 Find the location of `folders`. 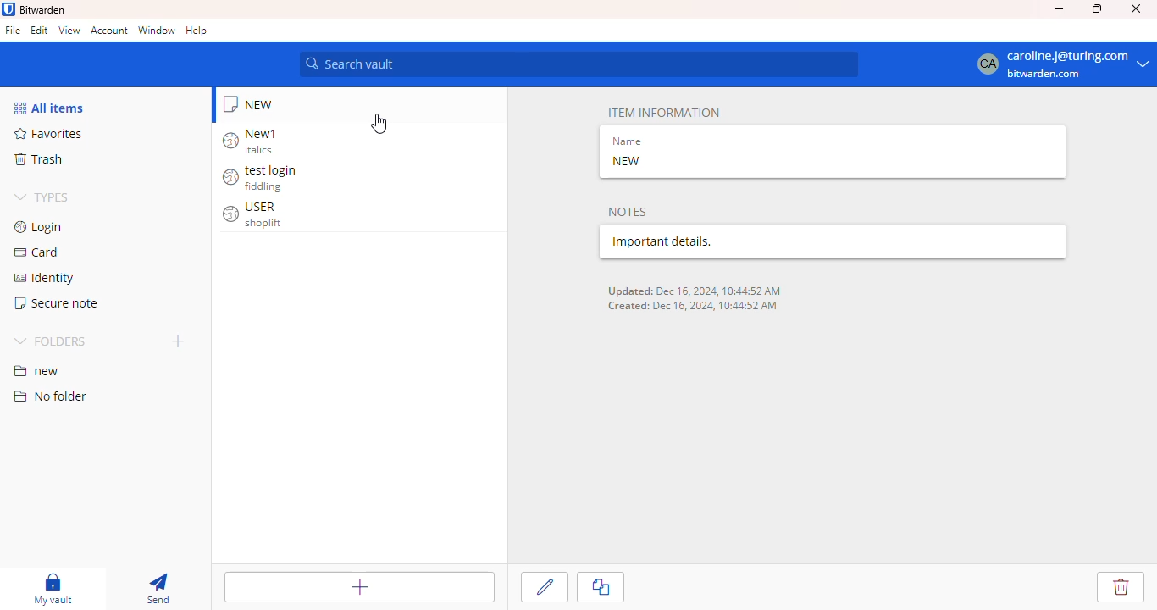

folders is located at coordinates (49, 341).